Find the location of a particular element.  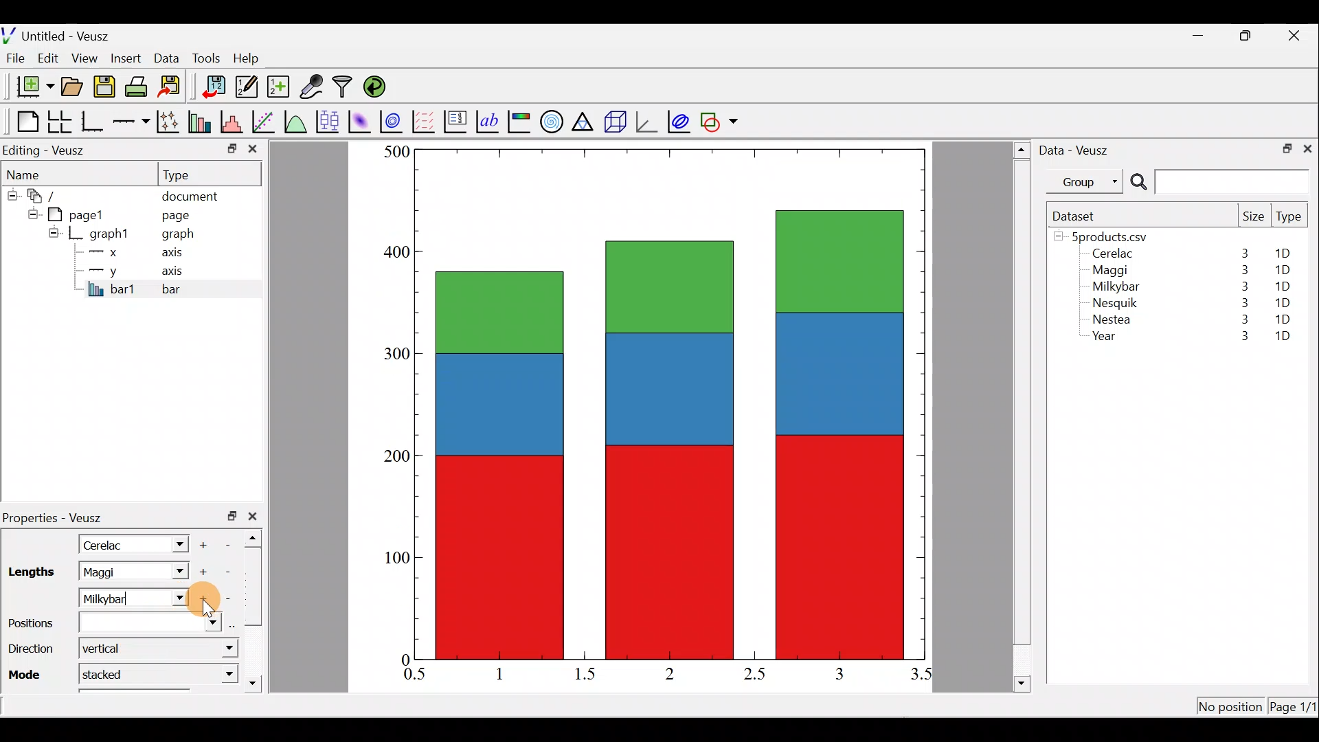

500 is located at coordinates (396, 151).